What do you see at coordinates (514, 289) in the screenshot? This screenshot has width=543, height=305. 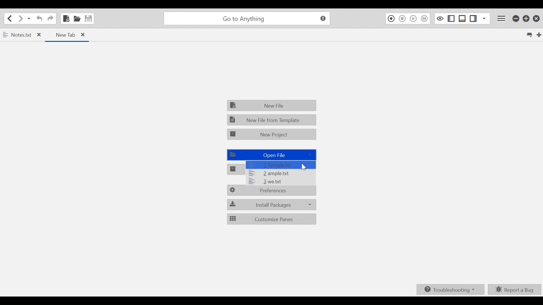 I see `Report a bug` at bounding box center [514, 289].